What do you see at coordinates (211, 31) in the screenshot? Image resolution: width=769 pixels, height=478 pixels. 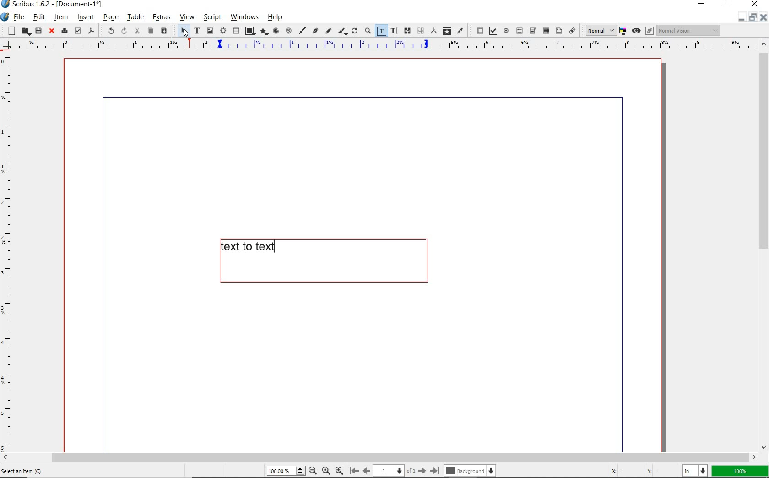 I see `image frame` at bounding box center [211, 31].